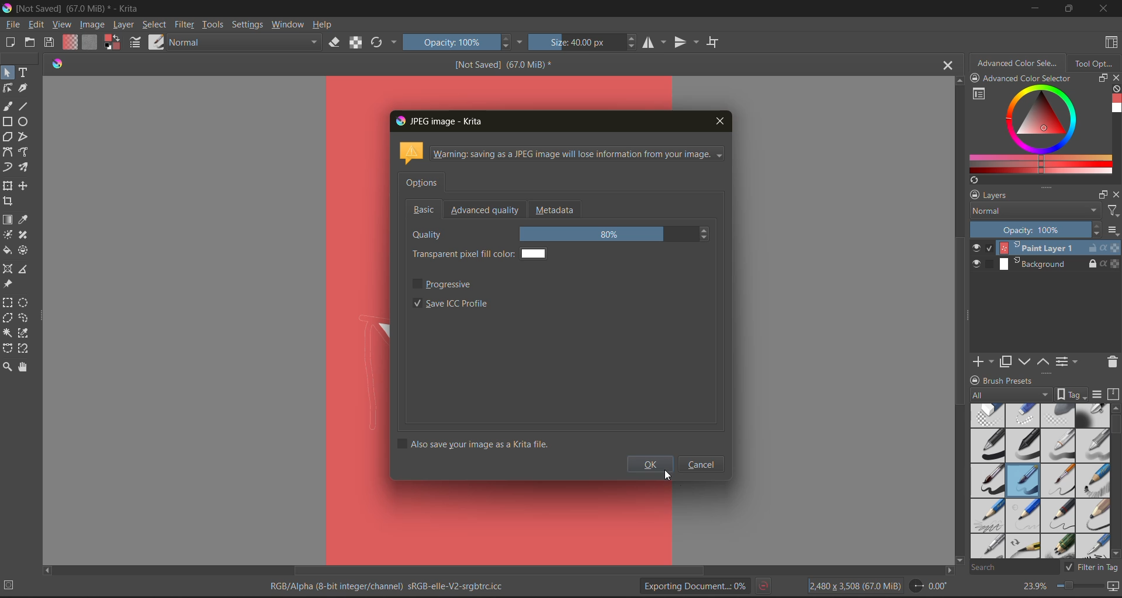  What do you see at coordinates (702, 464) in the screenshot?
I see `cancel` at bounding box center [702, 464].